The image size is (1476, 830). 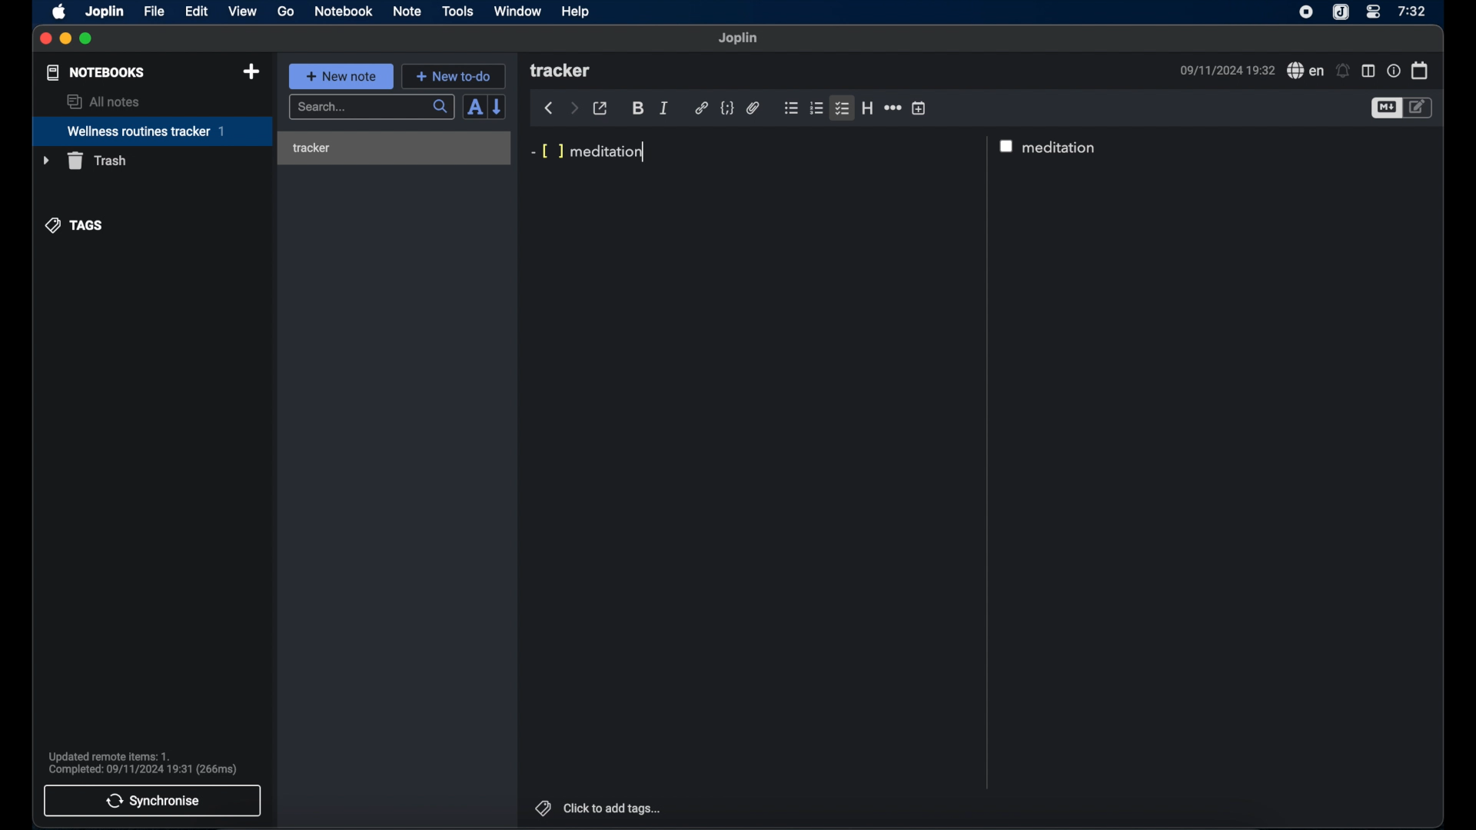 I want to click on joplin, so click(x=739, y=38).